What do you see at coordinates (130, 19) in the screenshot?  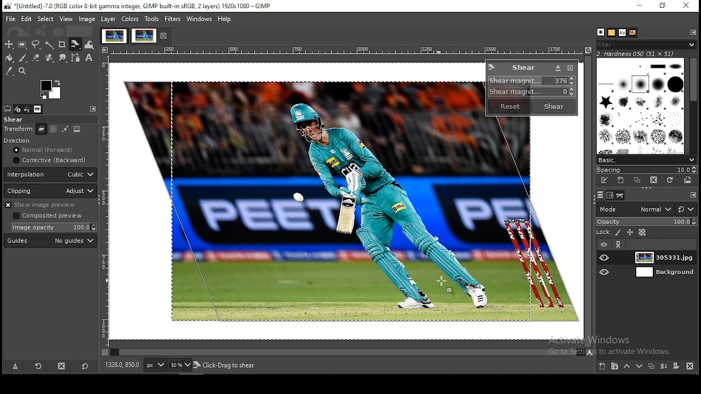 I see `colors` at bounding box center [130, 19].